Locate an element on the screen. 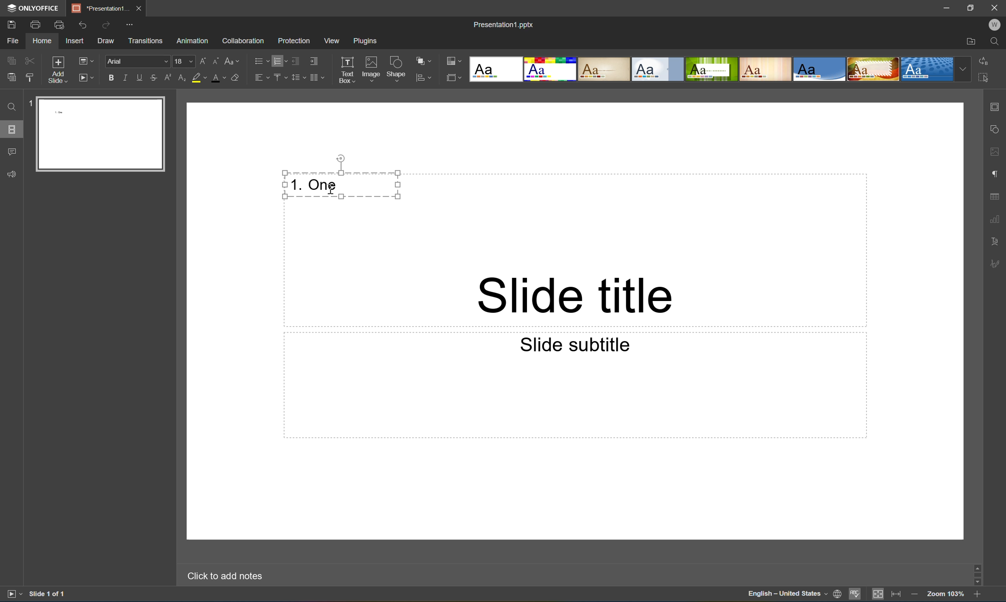 This screenshot has height=602, width=1006. Draw is located at coordinates (106, 42).